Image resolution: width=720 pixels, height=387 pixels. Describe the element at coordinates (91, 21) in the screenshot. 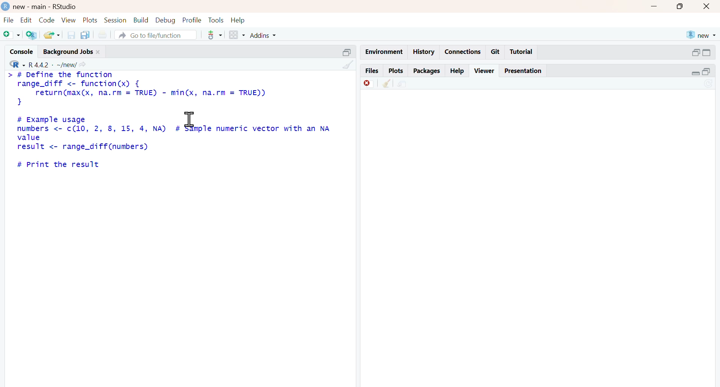

I see `plots` at that location.